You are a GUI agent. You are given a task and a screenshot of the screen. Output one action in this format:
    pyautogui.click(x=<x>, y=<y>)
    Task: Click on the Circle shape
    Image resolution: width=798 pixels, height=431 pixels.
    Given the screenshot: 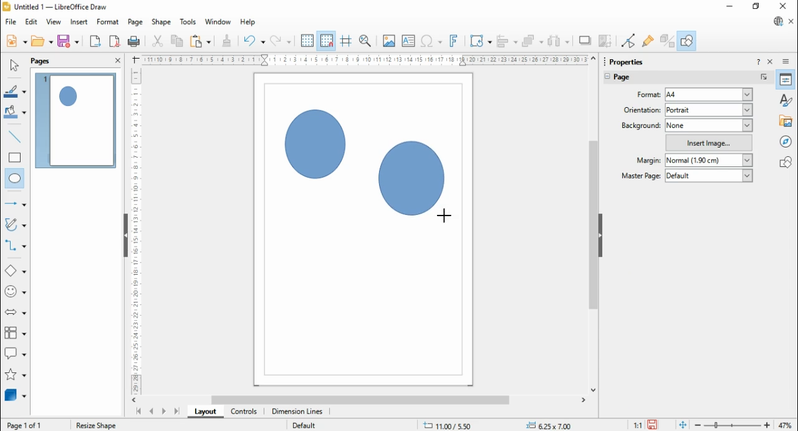 What is the action you would take?
    pyautogui.click(x=317, y=147)
    